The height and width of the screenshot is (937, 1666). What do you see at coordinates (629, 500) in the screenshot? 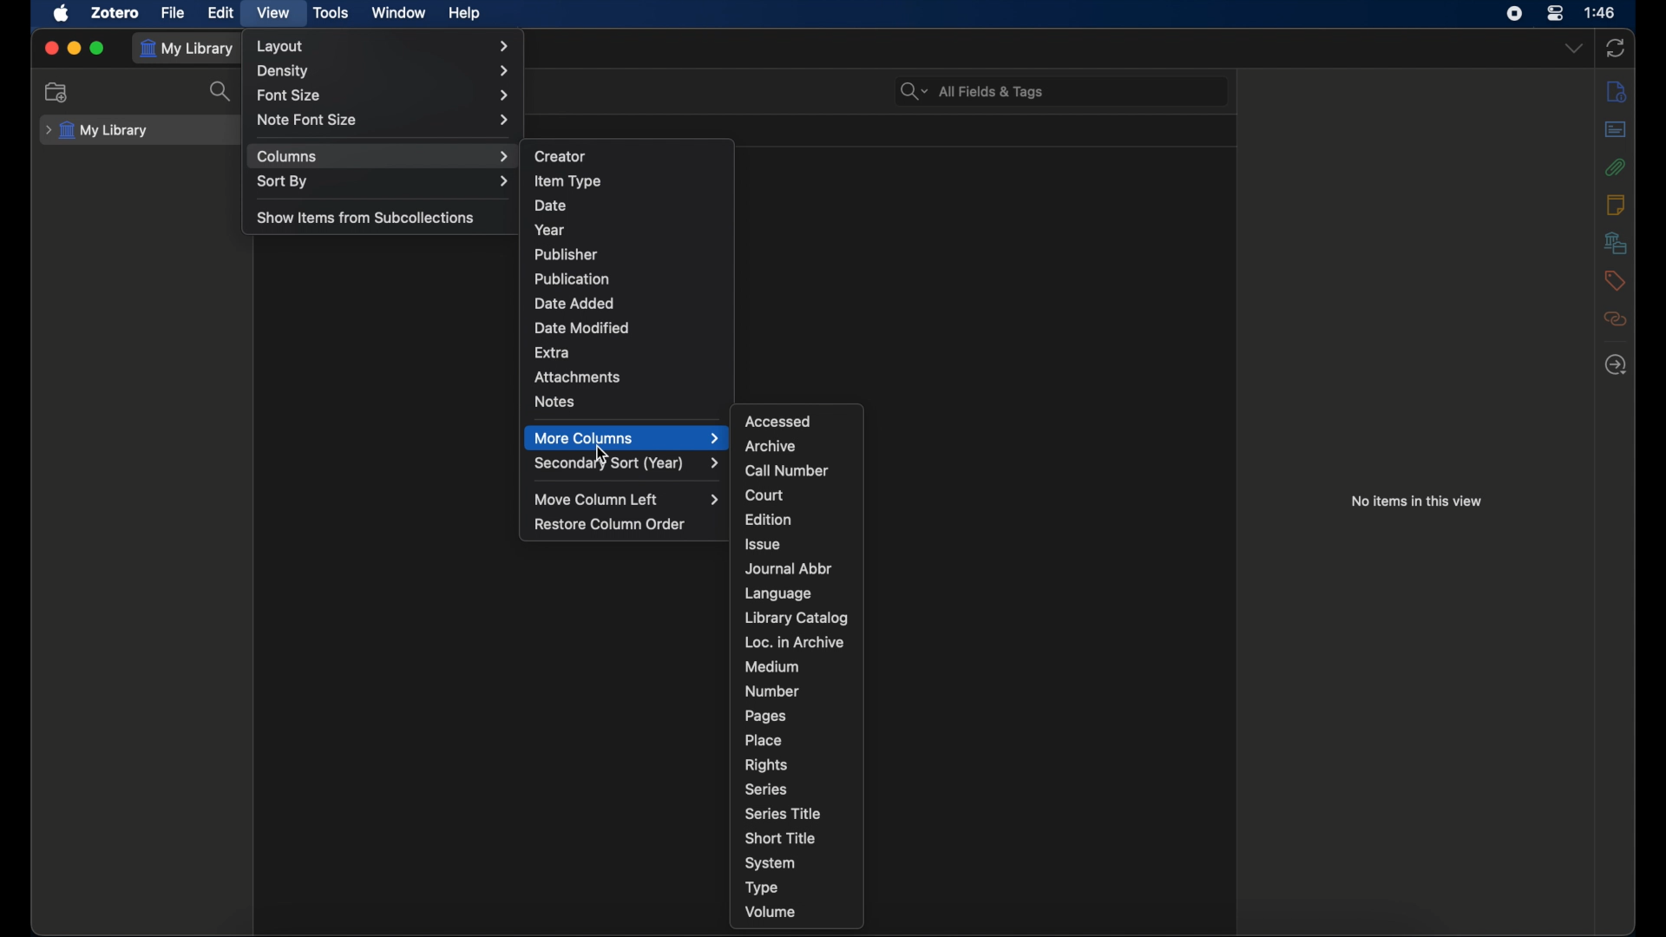
I see `move column left` at bounding box center [629, 500].